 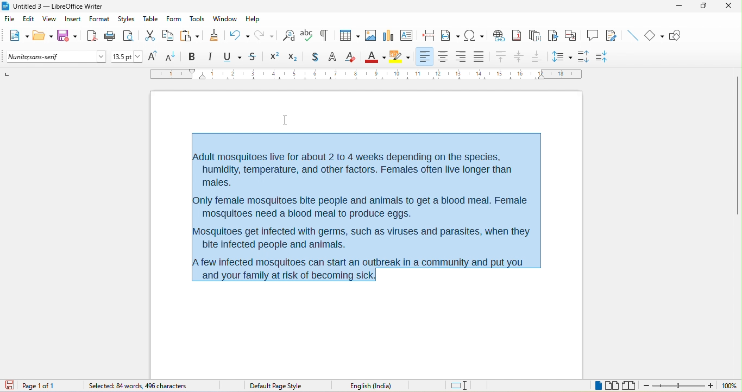 What do you see at coordinates (213, 35) in the screenshot?
I see `clone formatting` at bounding box center [213, 35].